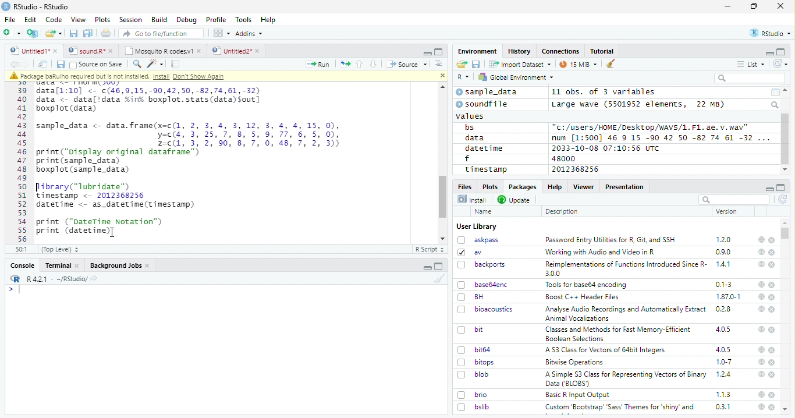 Image resolution: width=795 pixels, height=418 pixels. What do you see at coordinates (773, 375) in the screenshot?
I see `close` at bounding box center [773, 375].